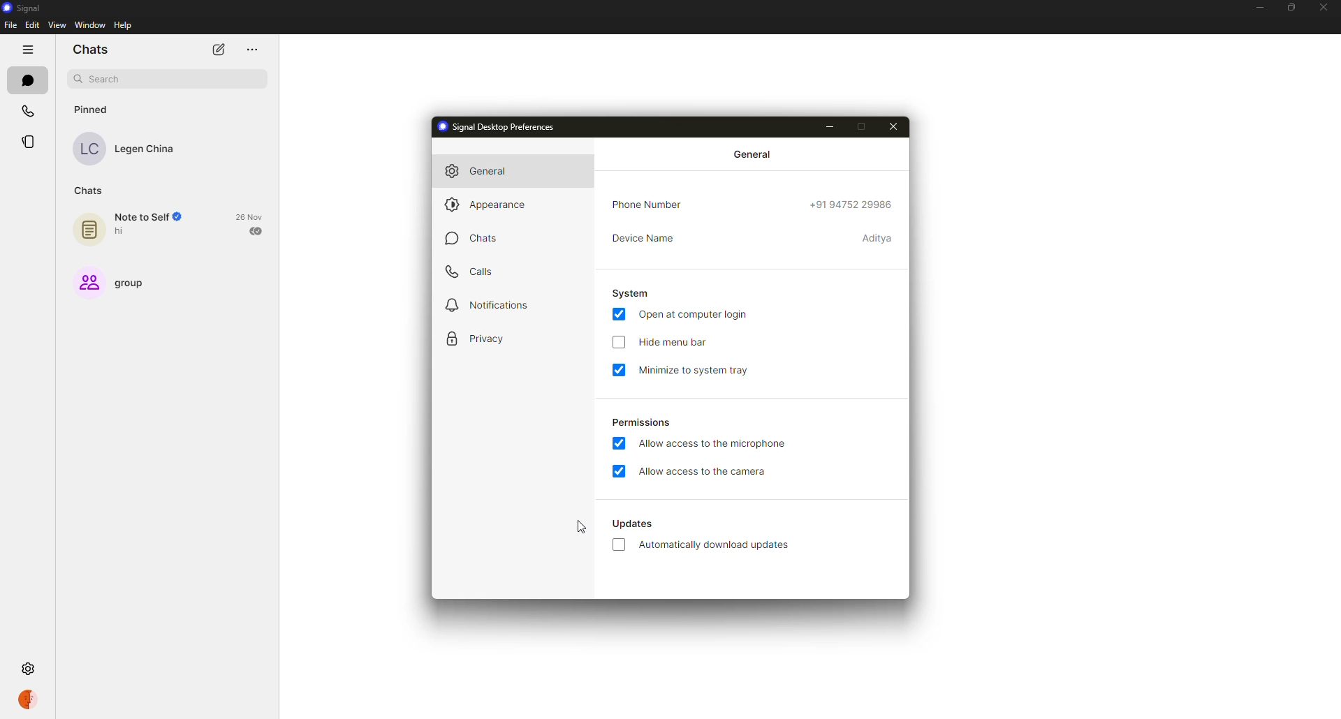 The height and width of the screenshot is (719, 1341). I want to click on Legen China, so click(125, 151).